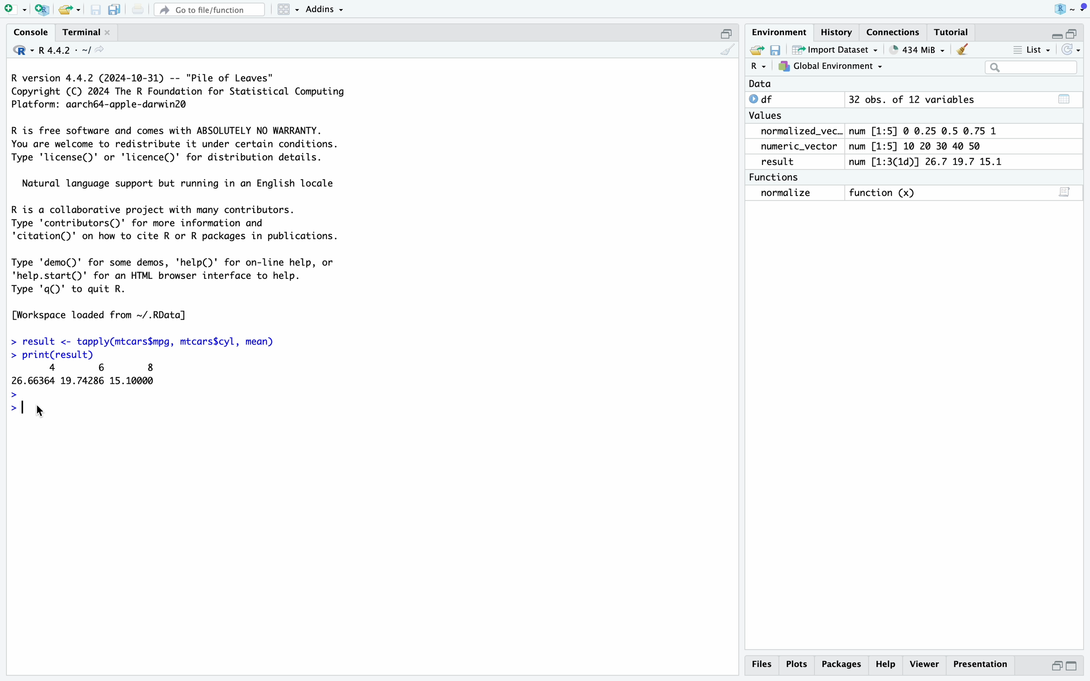  Describe the element at coordinates (980, 665) in the screenshot. I see `Presentation` at that location.